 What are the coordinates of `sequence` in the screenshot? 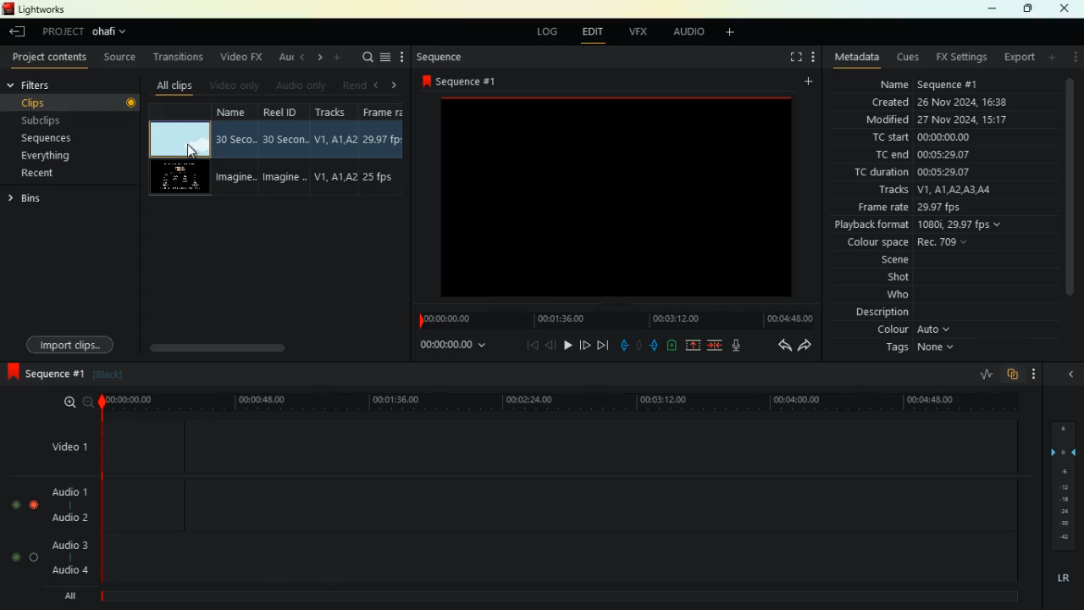 It's located at (42, 371).